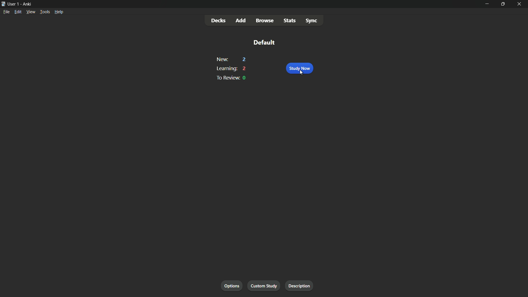 This screenshot has width=528, height=297. I want to click on add, so click(242, 21).